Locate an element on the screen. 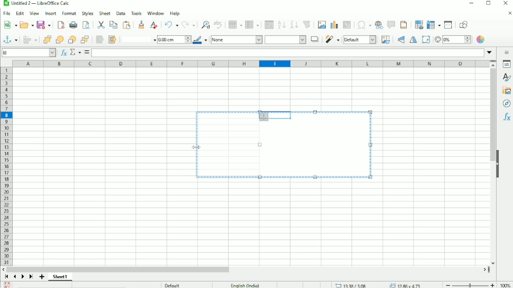 The width and height of the screenshot is (513, 288). Format is located at coordinates (70, 14).